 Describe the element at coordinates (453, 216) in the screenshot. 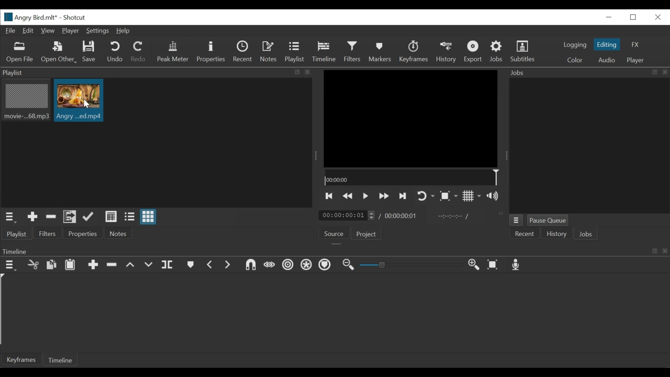

I see `In point` at that location.